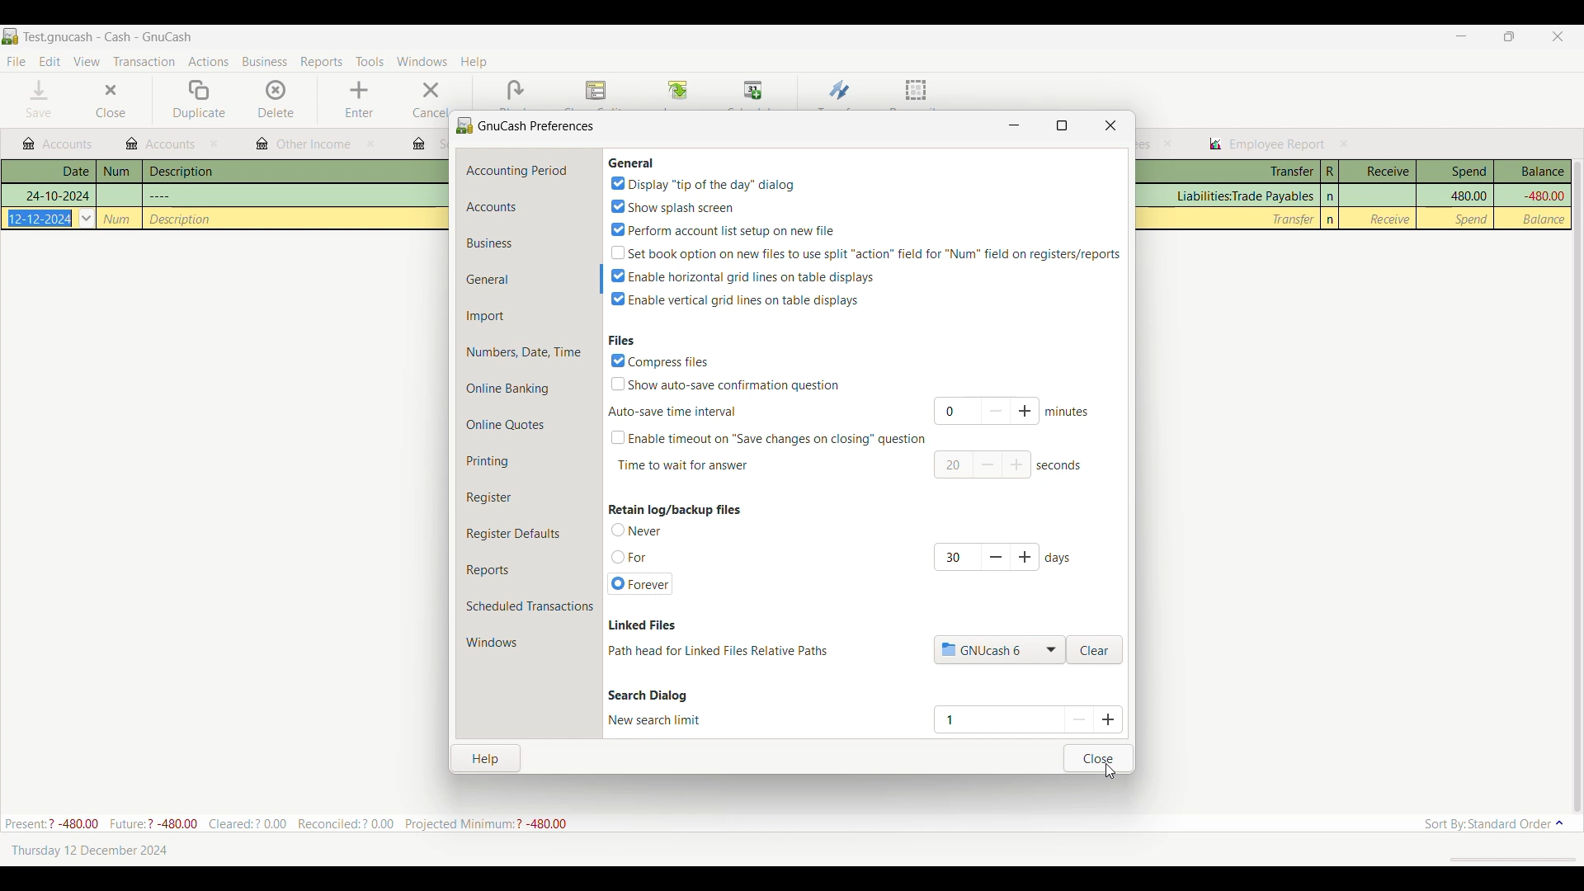 This screenshot has width=1584, height=891. I want to click on for, so click(632, 558).